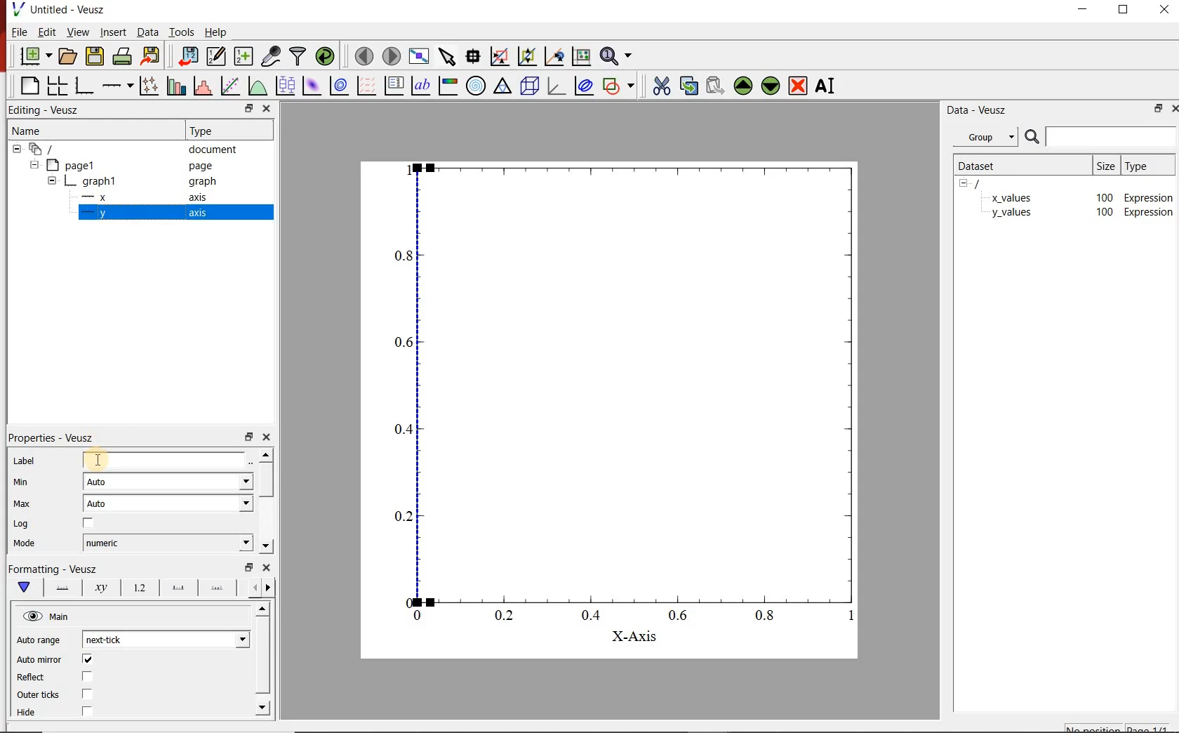 The width and height of the screenshot is (1179, 733). What do you see at coordinates (580, 57) in the screenshot?
I see `click to reset graph axes` at bounding box center [580, 57].